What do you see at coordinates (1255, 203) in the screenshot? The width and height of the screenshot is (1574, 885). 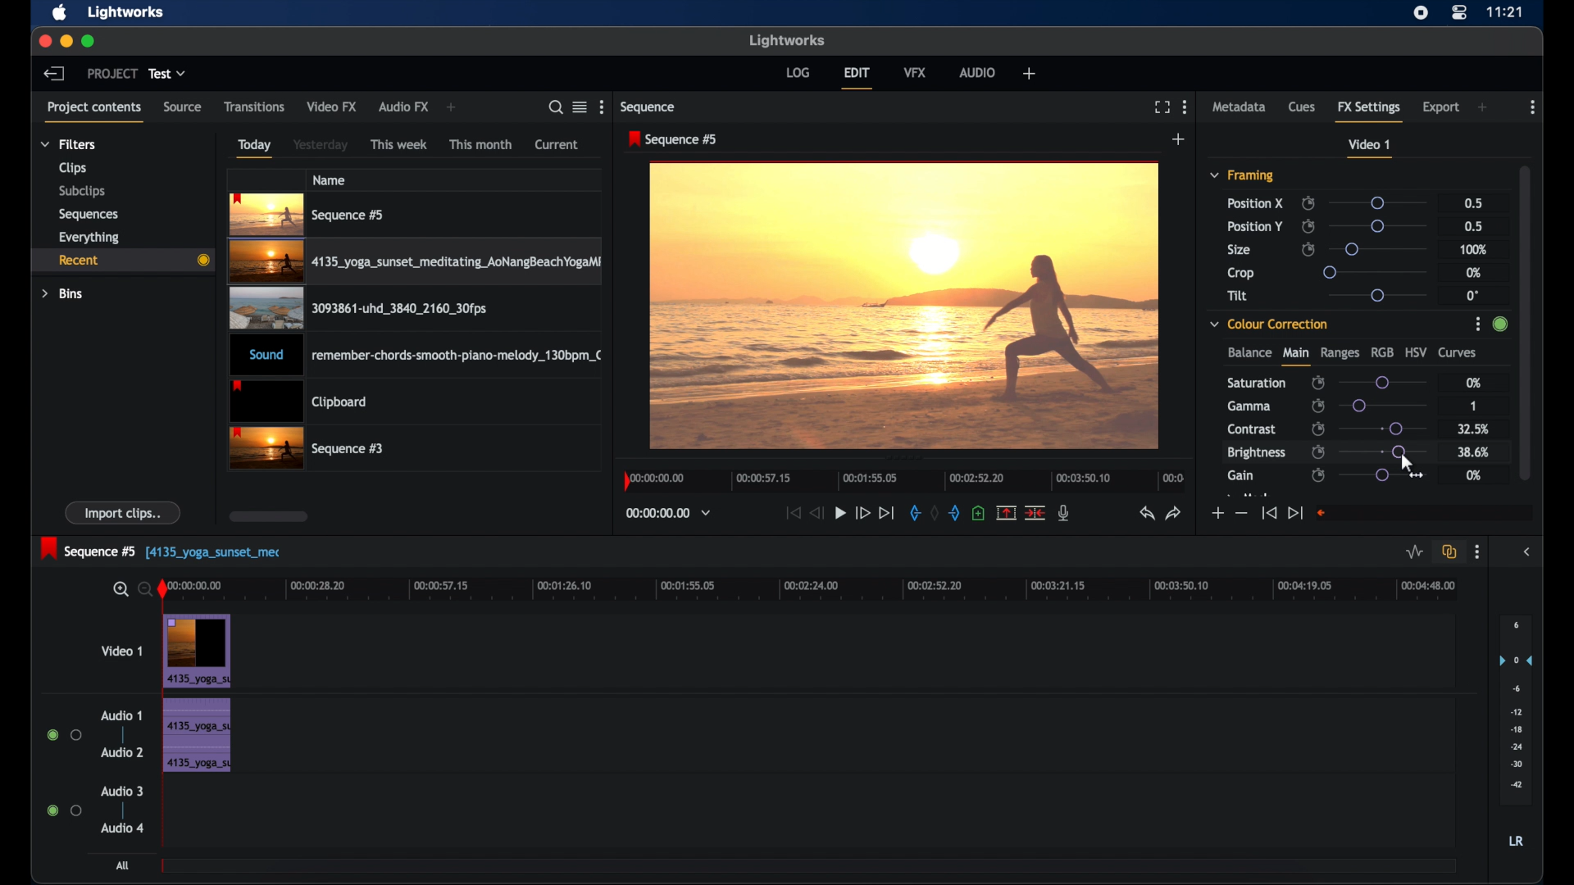 I see `position x` at bounding box center [1255, 203].